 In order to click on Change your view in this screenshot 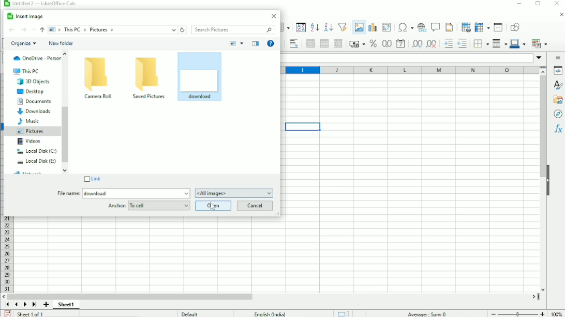, I will do `click(232, 43)`.